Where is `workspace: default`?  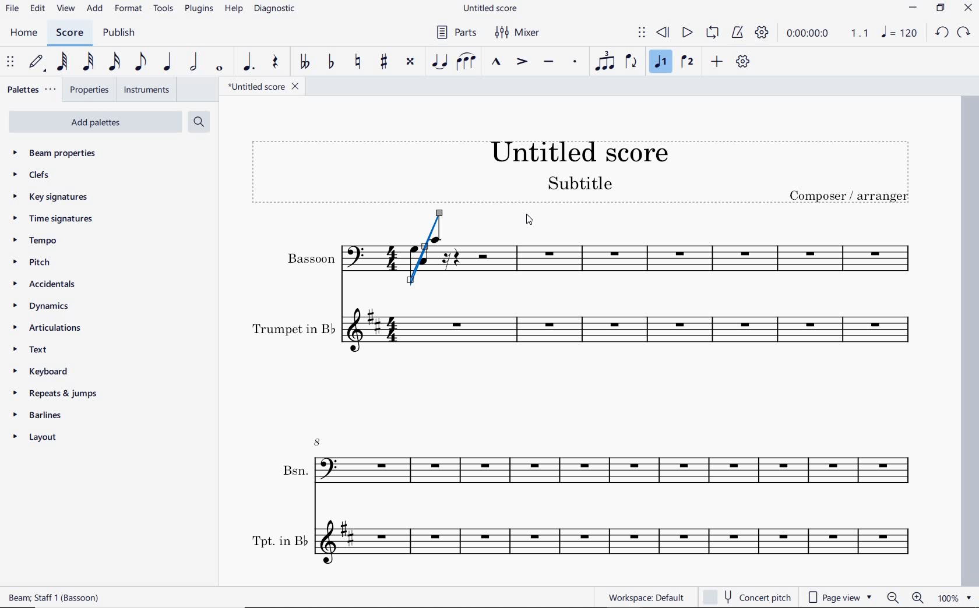
workspace: default is located at coordinates (646, 599).